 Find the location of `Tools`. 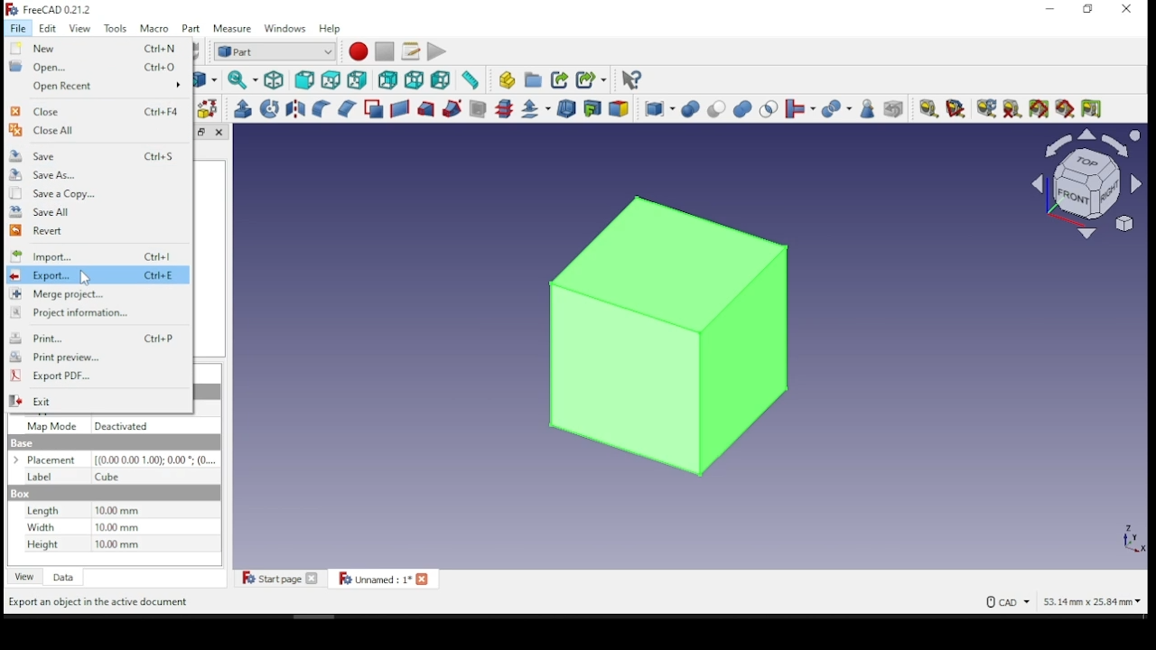

Tools is located at coordinates (115, 29).